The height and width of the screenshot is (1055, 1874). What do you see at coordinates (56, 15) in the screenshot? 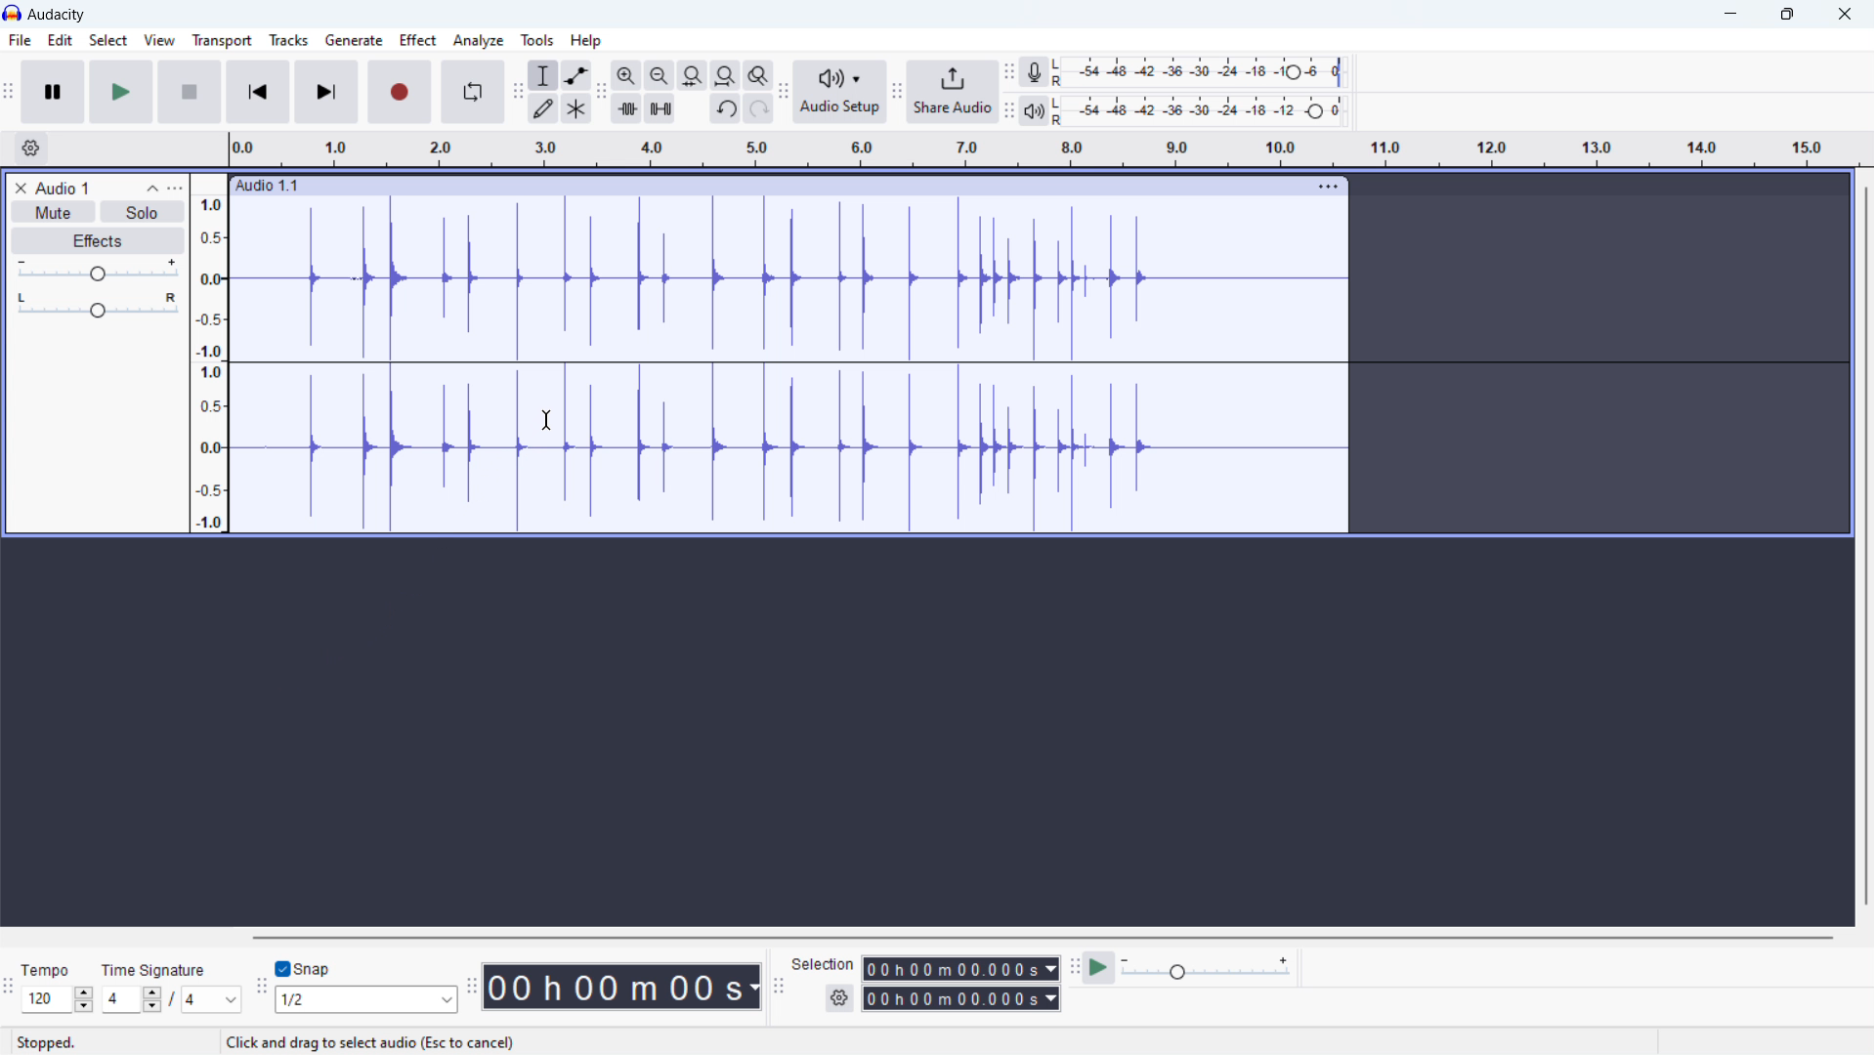
I see `title` at bounding box center [56, 15].